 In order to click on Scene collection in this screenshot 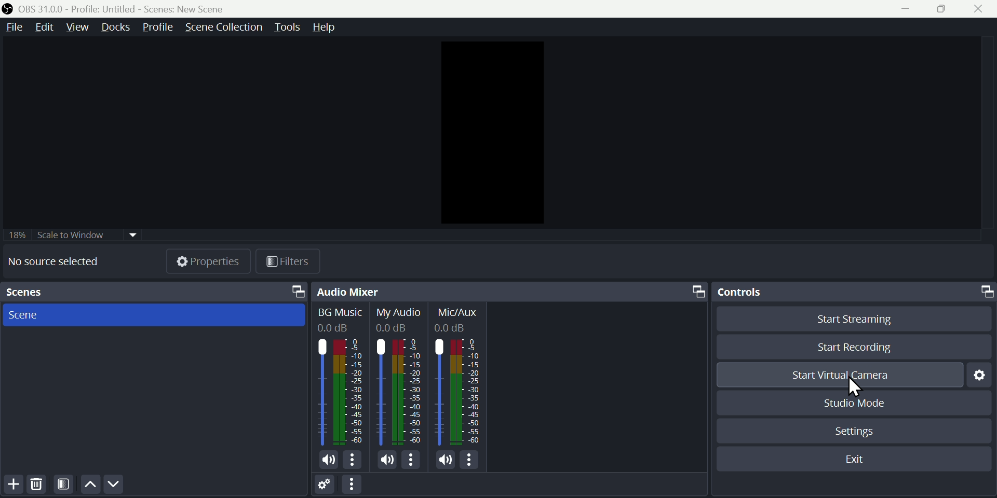, I will do `click(226, 27)`.